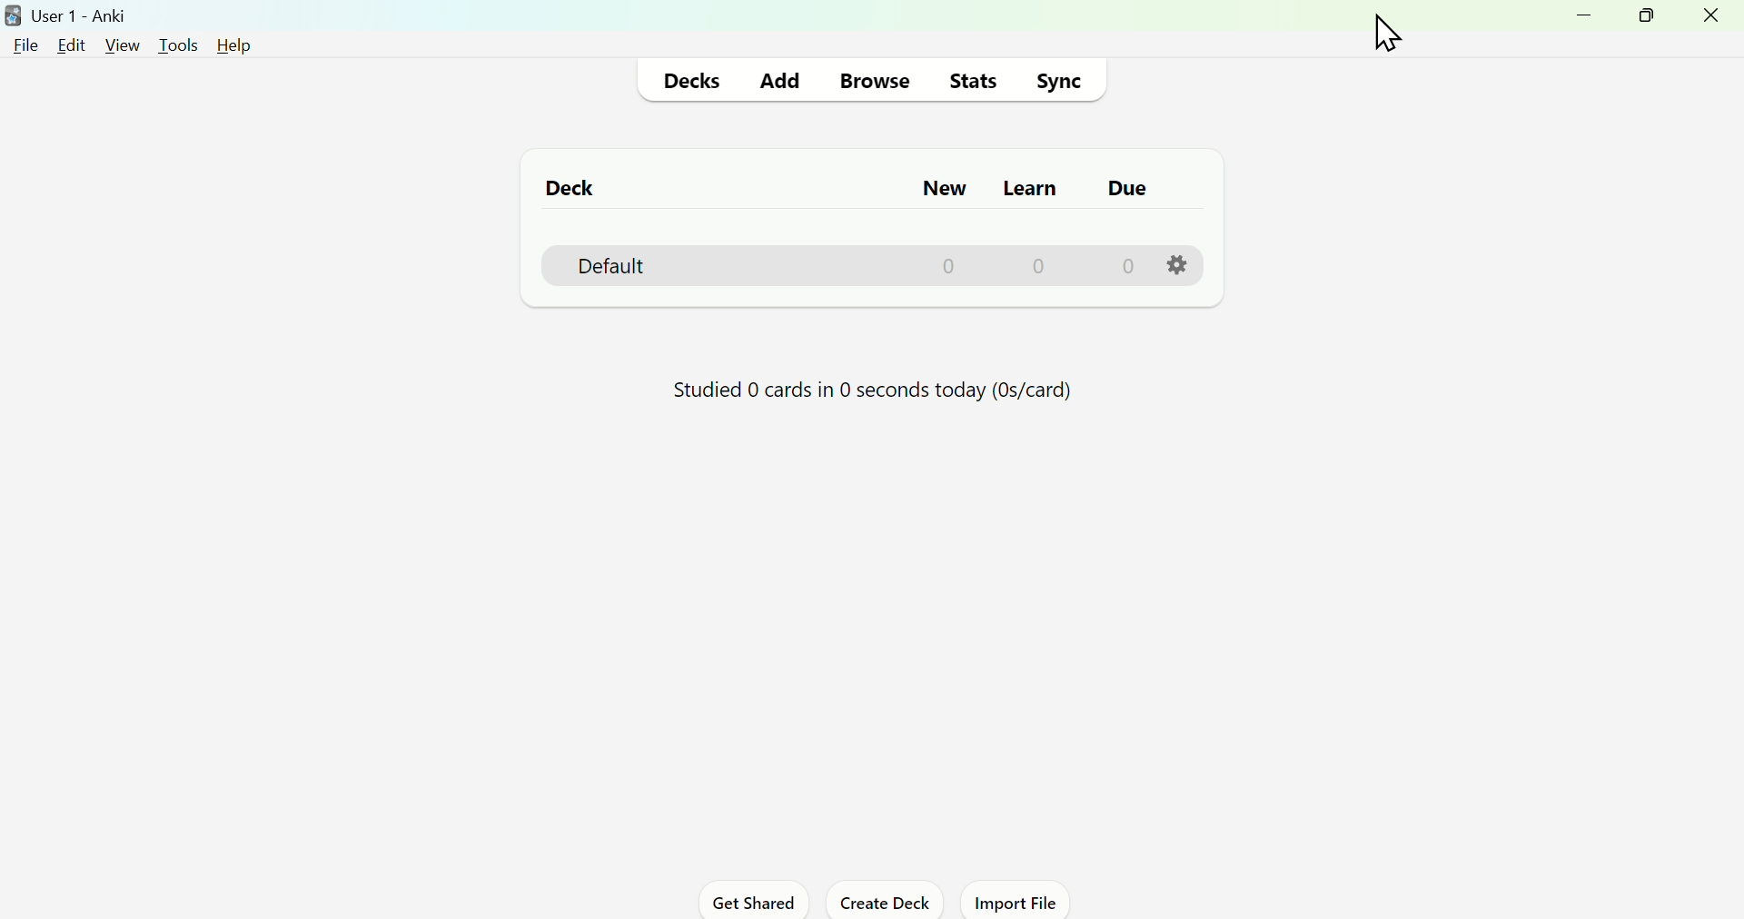 The height and width of the screenshot is (919, 1744). What do you see at coordinates (1041, 264) in the screenshot?
I see `0` at bounding box center [1041, 264].